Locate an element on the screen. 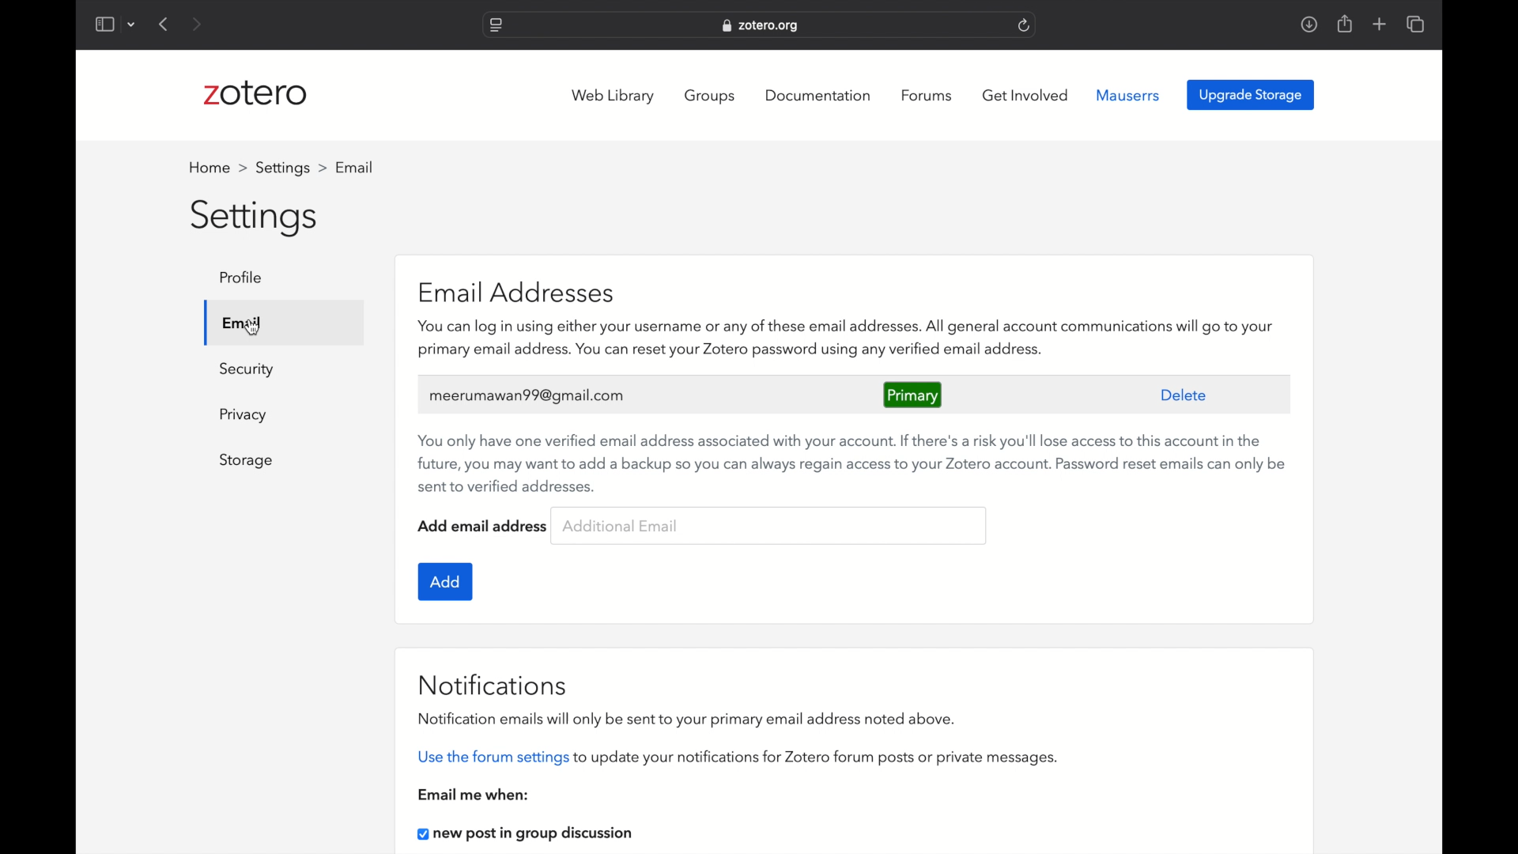  next is located at coordinates (199, 25).